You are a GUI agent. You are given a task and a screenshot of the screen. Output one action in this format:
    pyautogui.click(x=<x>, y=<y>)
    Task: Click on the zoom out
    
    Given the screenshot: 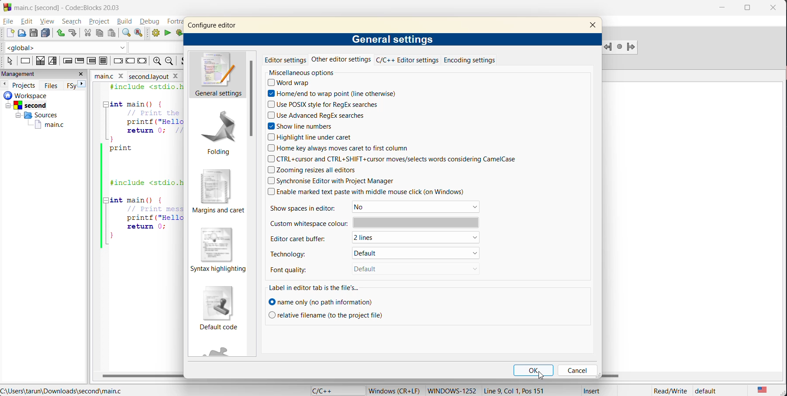 What is the action you would take?
    pyautogui.click(x=157, y=61)
    